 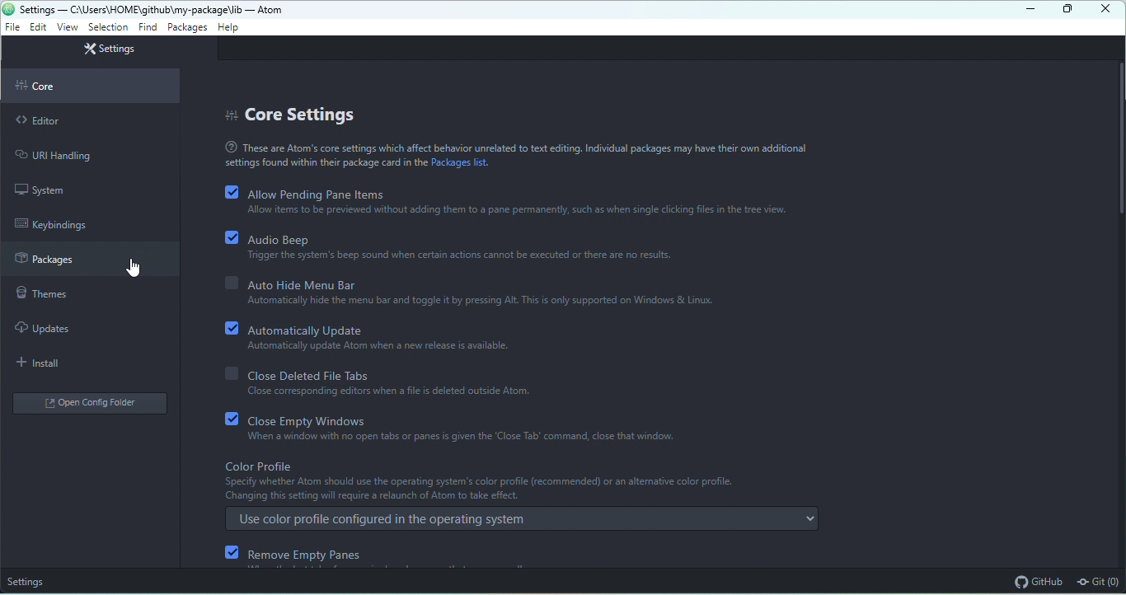 What do you see at coordinates (260, 466) in the screenshot?
I see `color profile` at bounding box center [260, 466].